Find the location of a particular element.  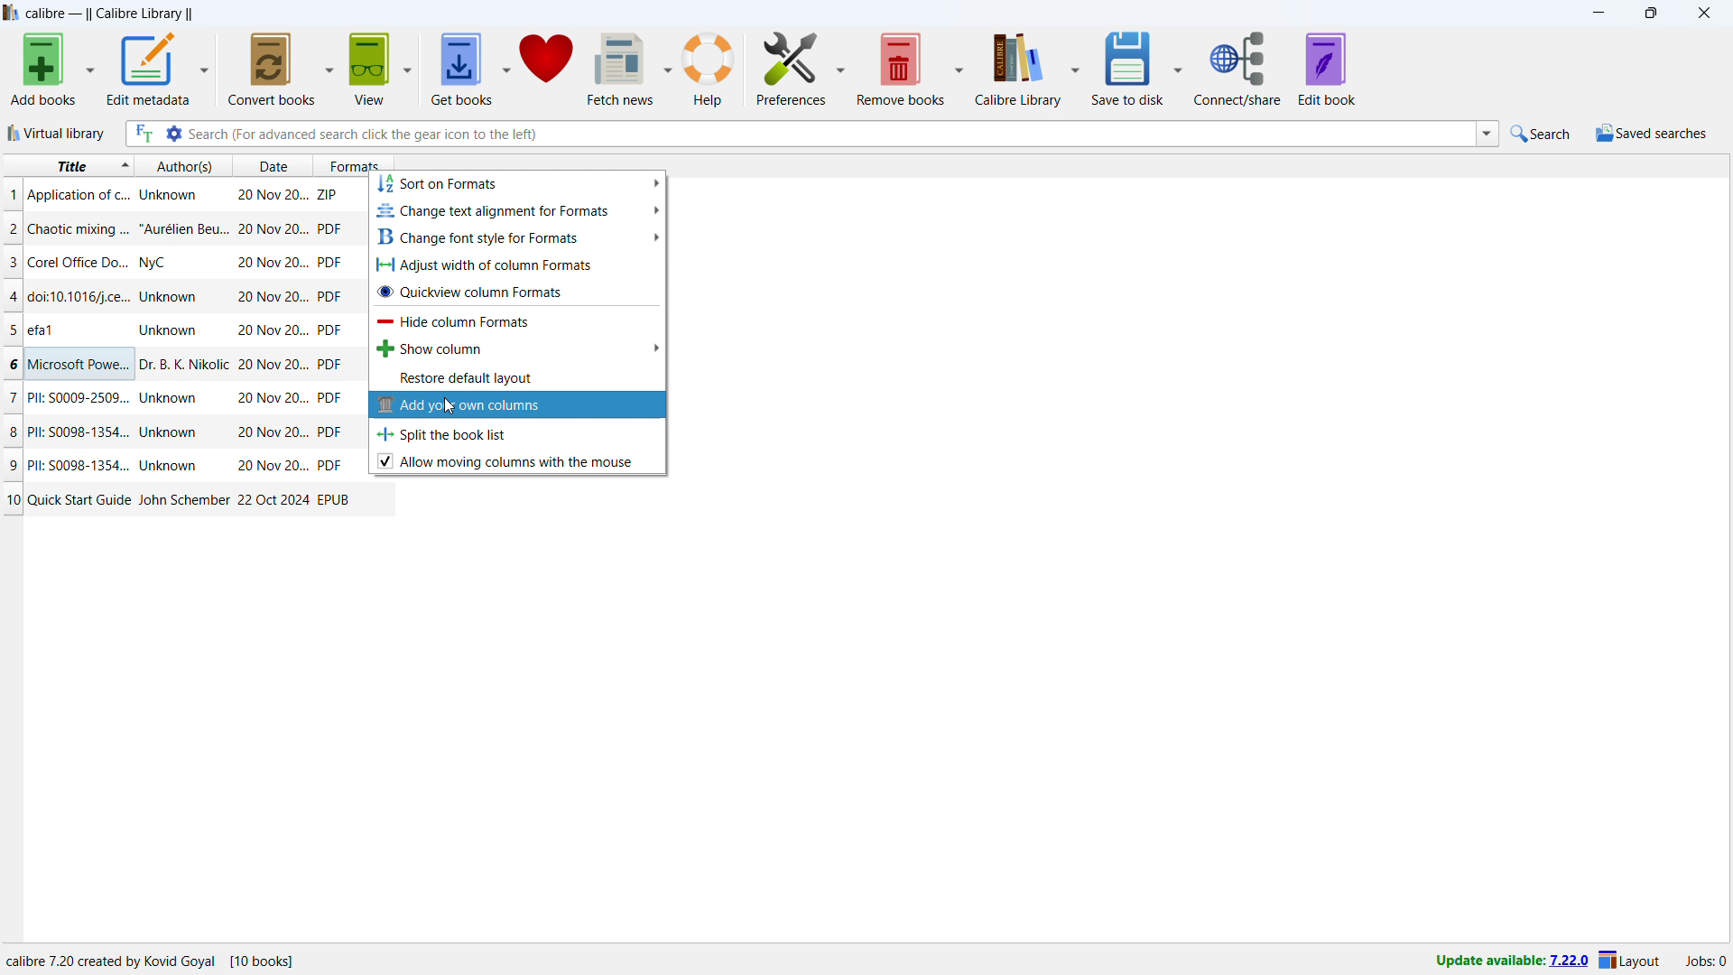

title is located at coordinates (79, 262).